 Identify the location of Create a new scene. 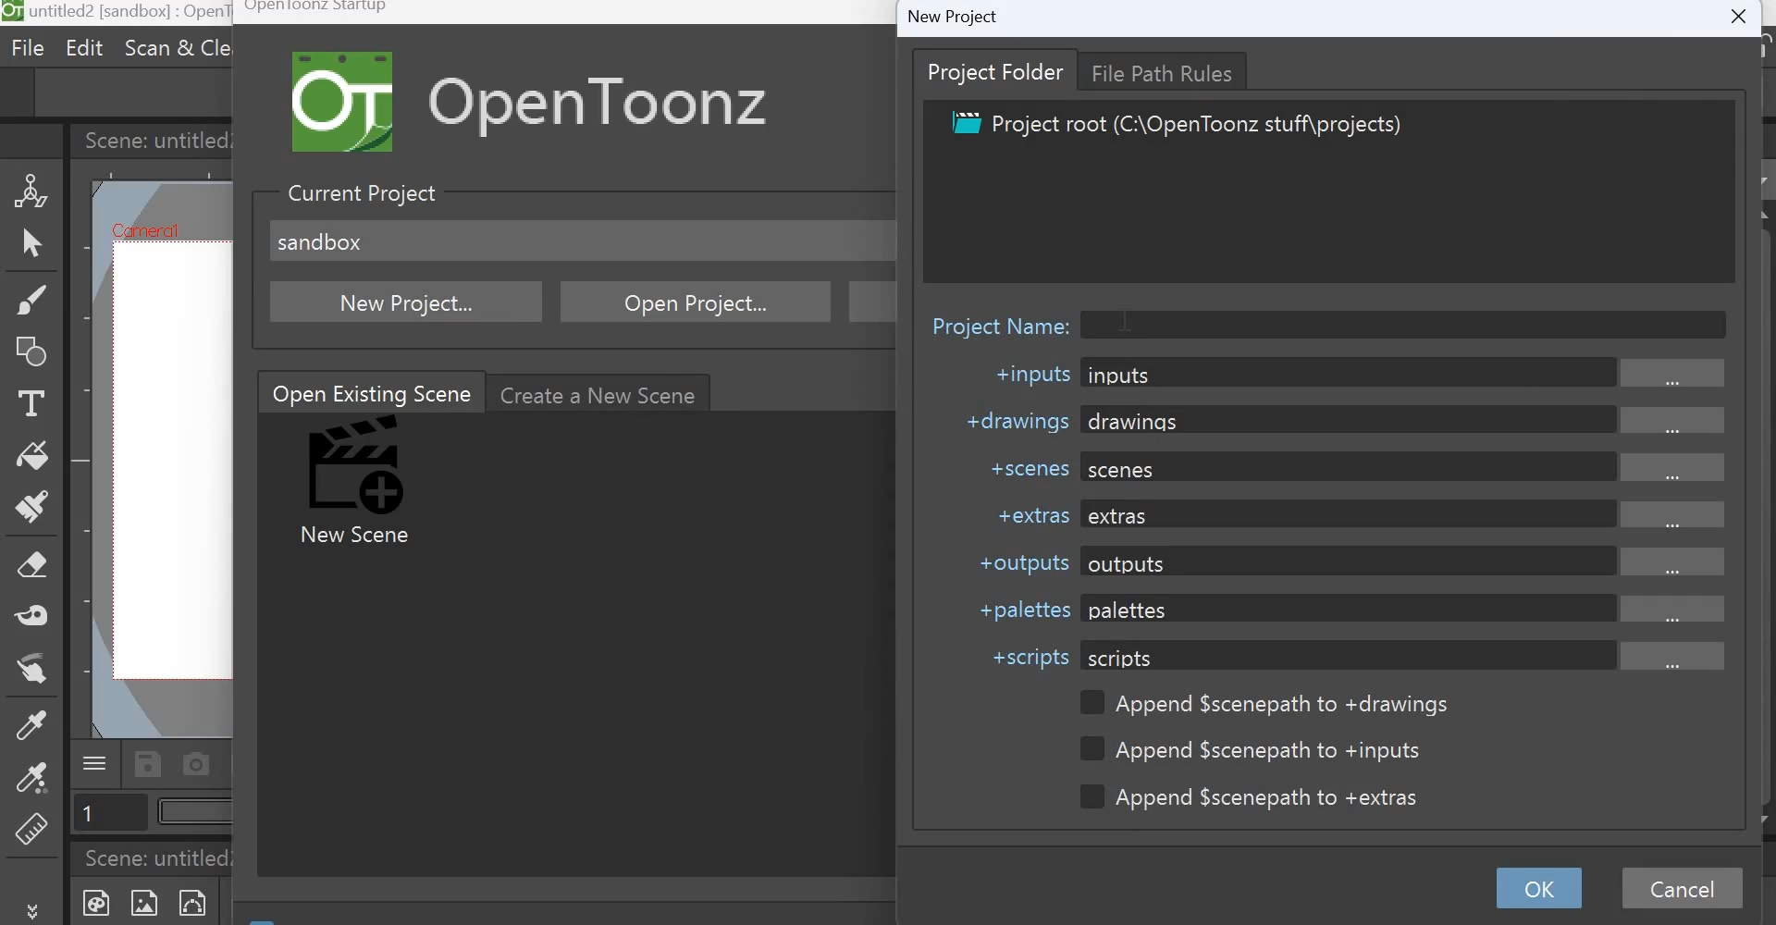
(603, 392).